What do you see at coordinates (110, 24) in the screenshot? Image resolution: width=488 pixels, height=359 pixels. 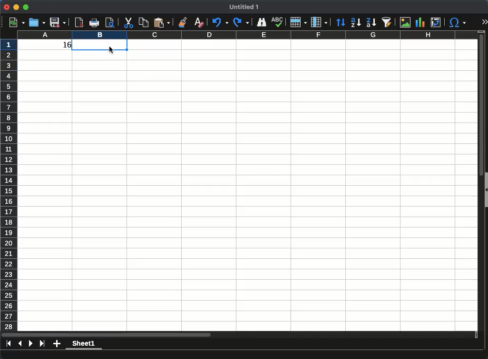 I see `print preview` at bounding box center [110, 24].